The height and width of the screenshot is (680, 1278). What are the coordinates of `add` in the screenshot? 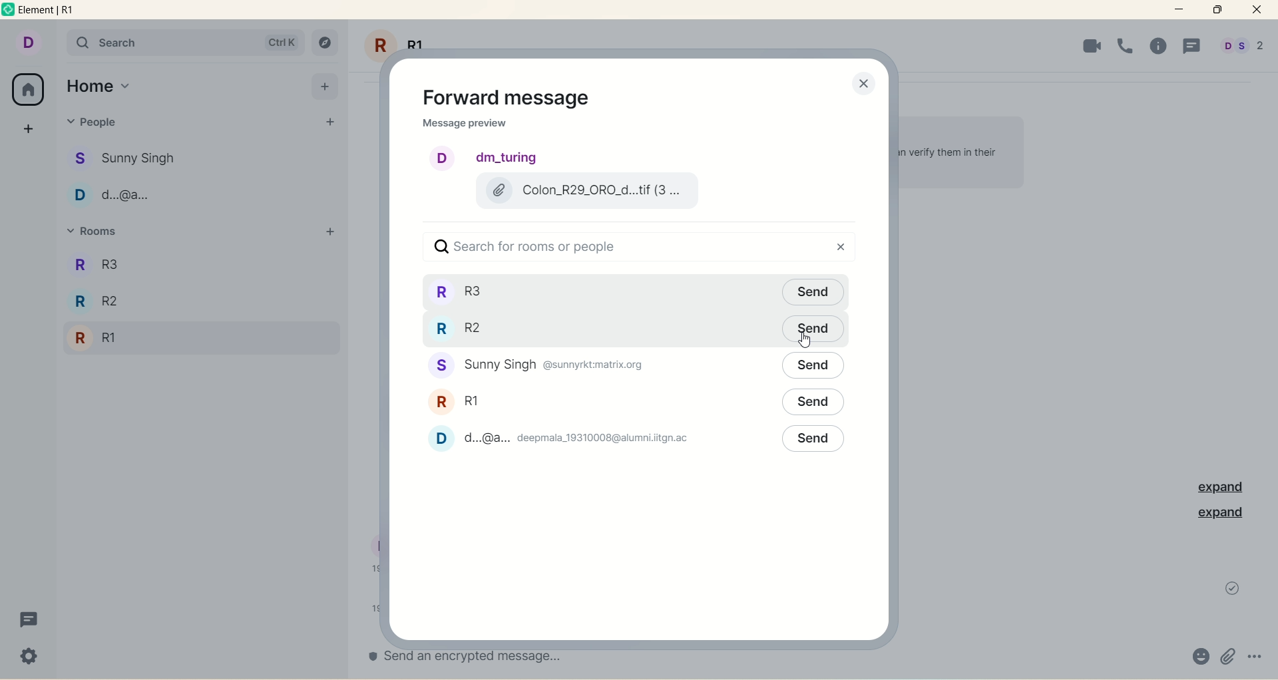 It's located at (325, 85).